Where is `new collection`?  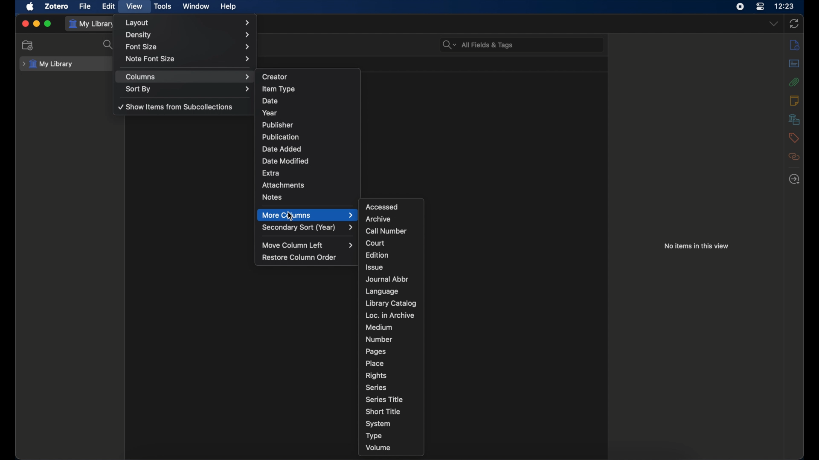
new collection is located at coordinates (28, 45).